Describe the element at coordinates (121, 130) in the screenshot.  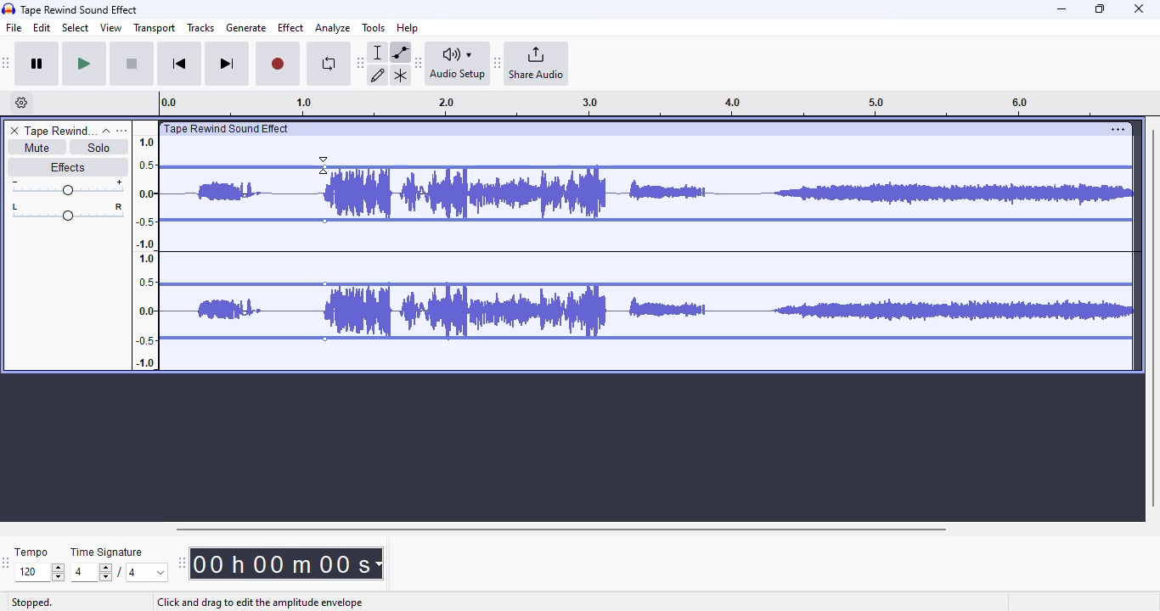
I see `open menu` at that location.